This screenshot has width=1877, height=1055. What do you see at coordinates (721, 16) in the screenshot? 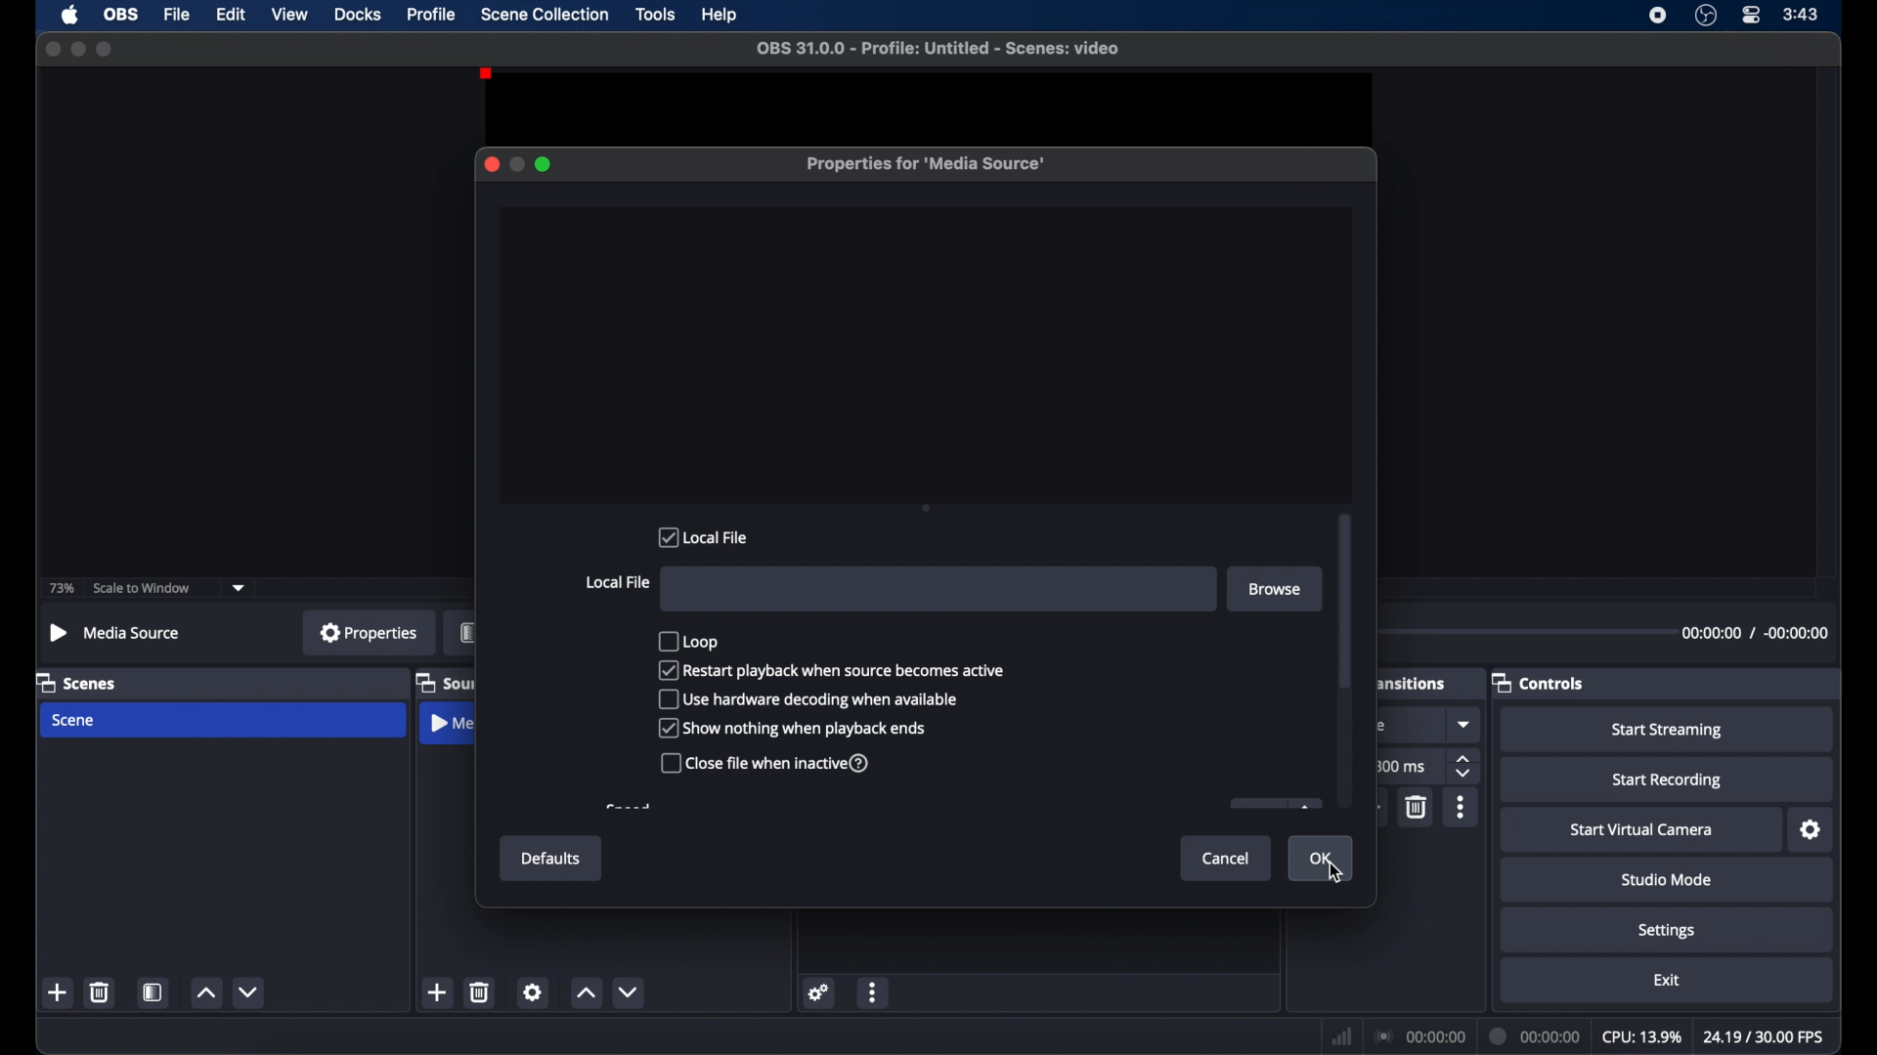
I see `help` at bounding box center [721, 16].